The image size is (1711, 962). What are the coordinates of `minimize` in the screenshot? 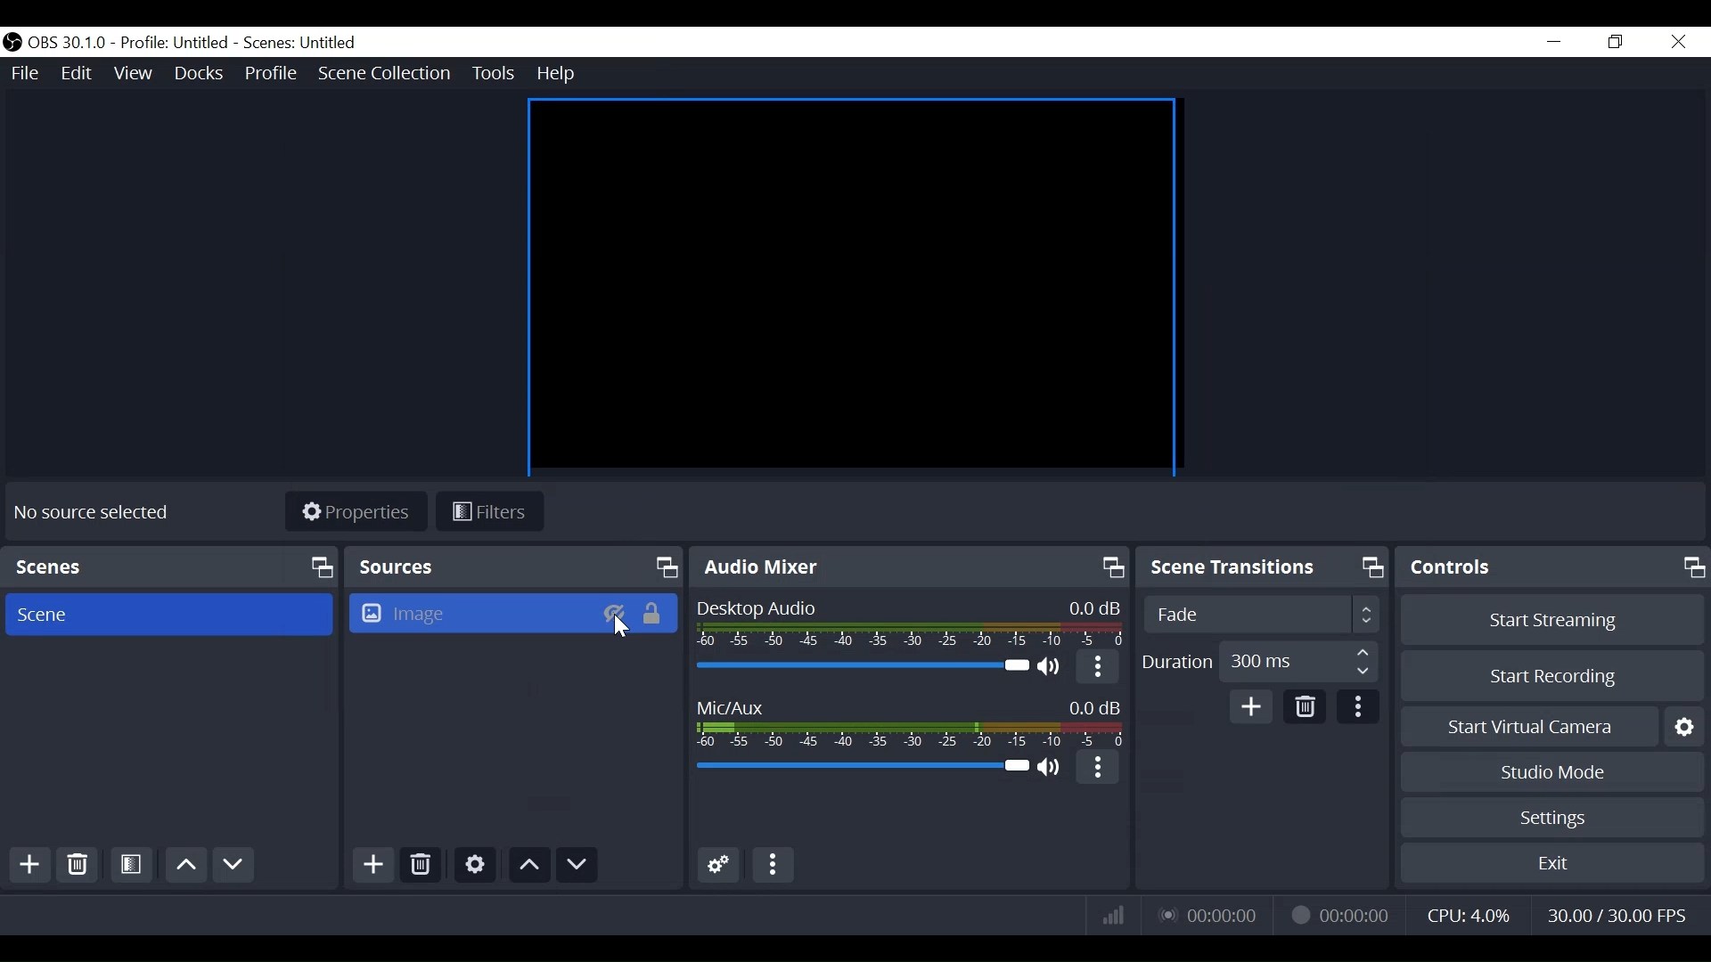 It's located at (1554, 41).